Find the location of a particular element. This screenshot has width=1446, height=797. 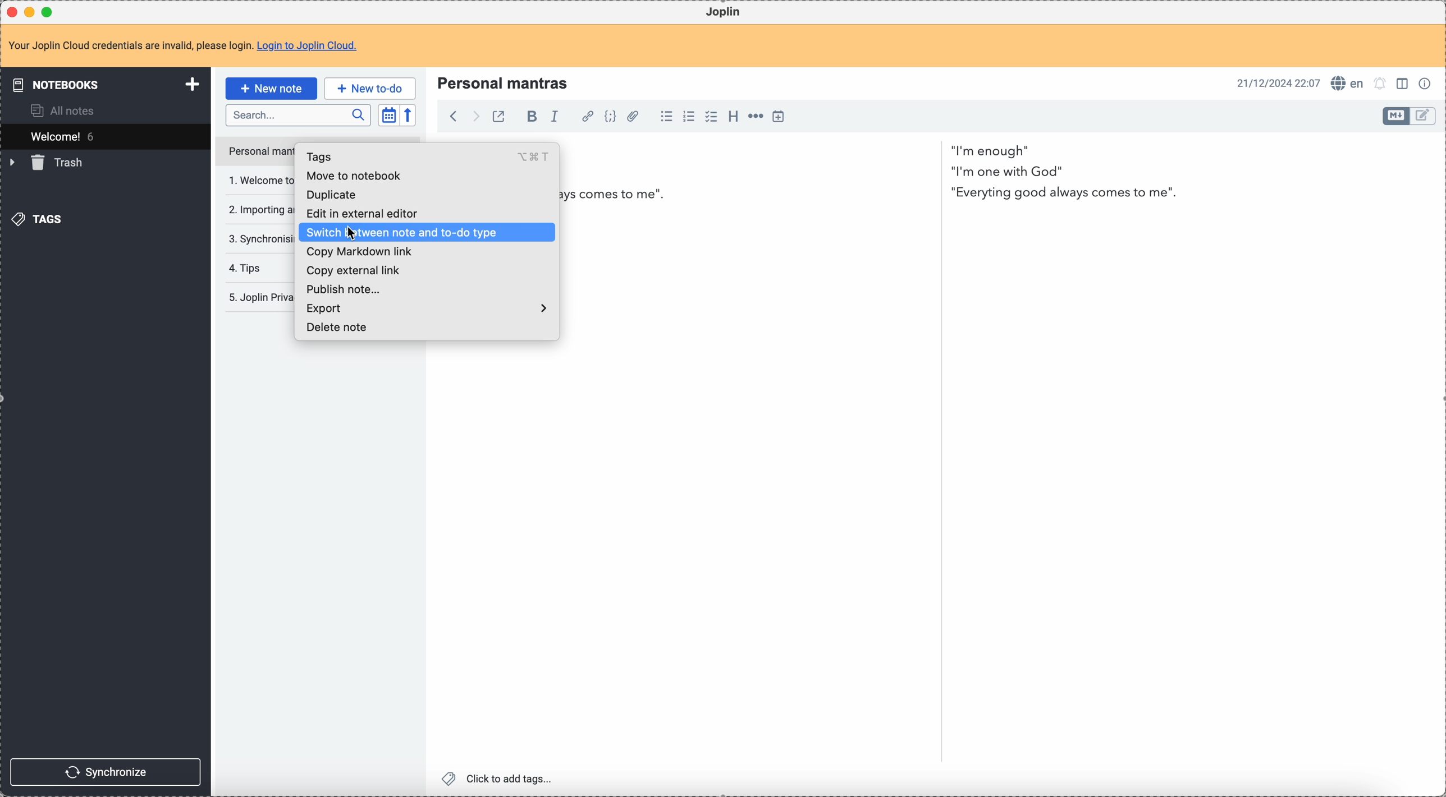

Joplin is located at coordinates (722, 12).